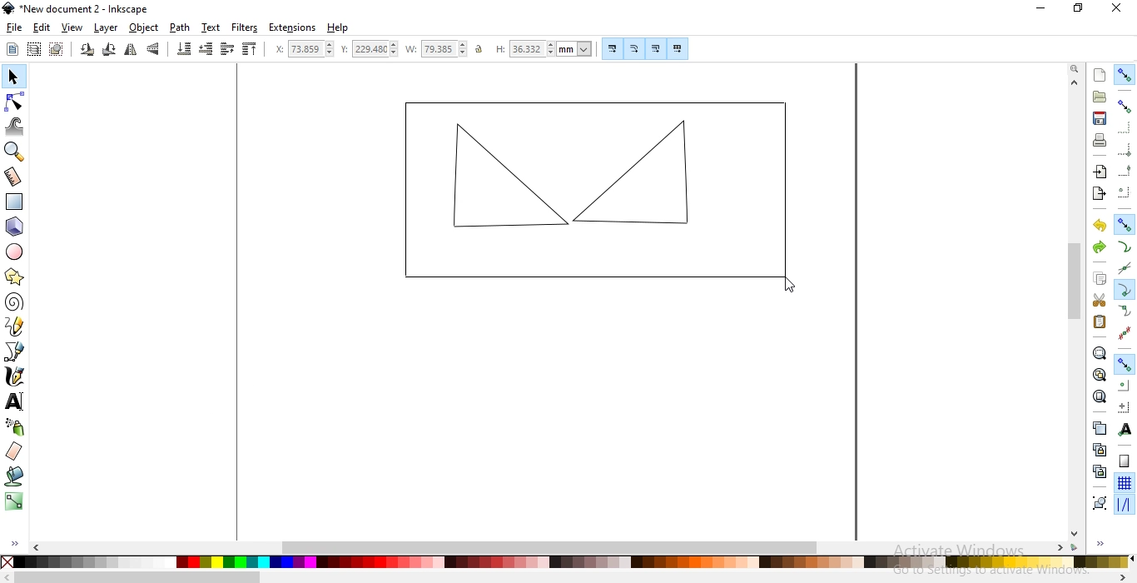  What do you see at coordinates (16, 253) in the screenshot?
I see `create circles, arcs and ellipses` at bounding box center [16, 253].